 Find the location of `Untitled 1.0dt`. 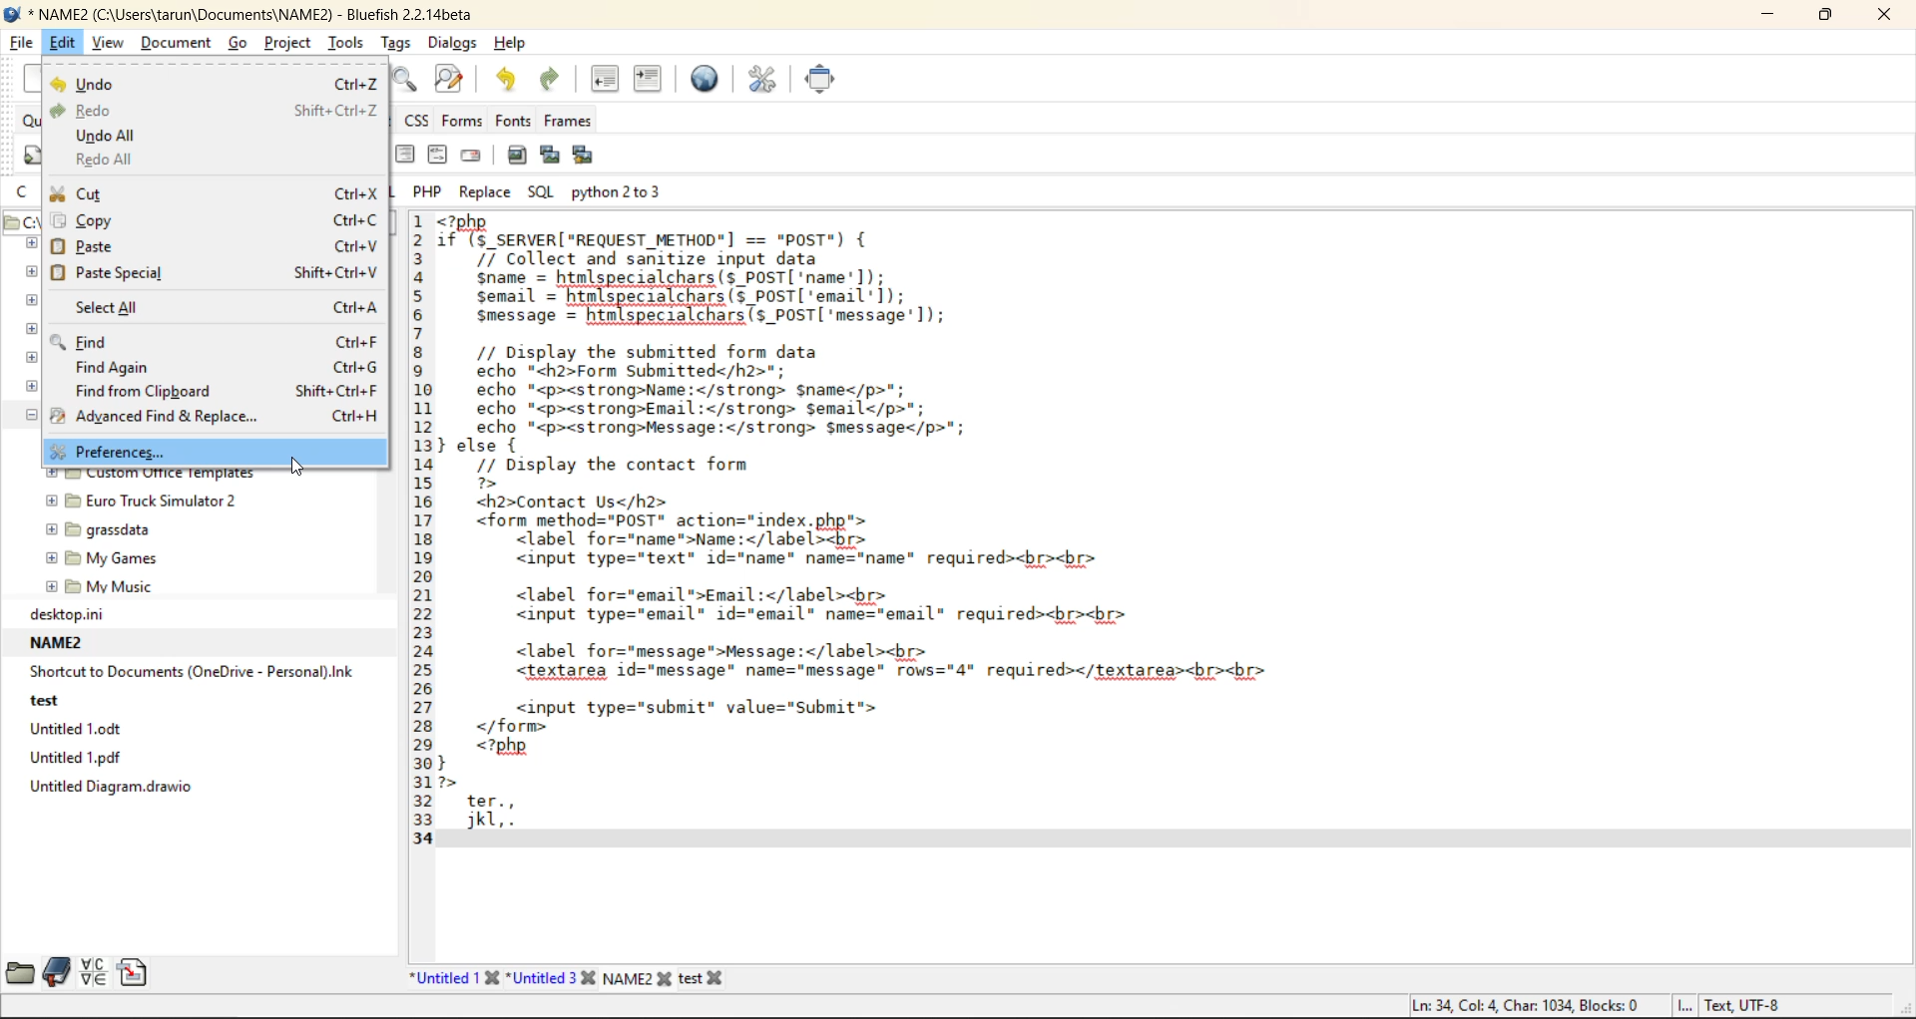

Untitled 1.0dt is located at coordinates (74, 729).